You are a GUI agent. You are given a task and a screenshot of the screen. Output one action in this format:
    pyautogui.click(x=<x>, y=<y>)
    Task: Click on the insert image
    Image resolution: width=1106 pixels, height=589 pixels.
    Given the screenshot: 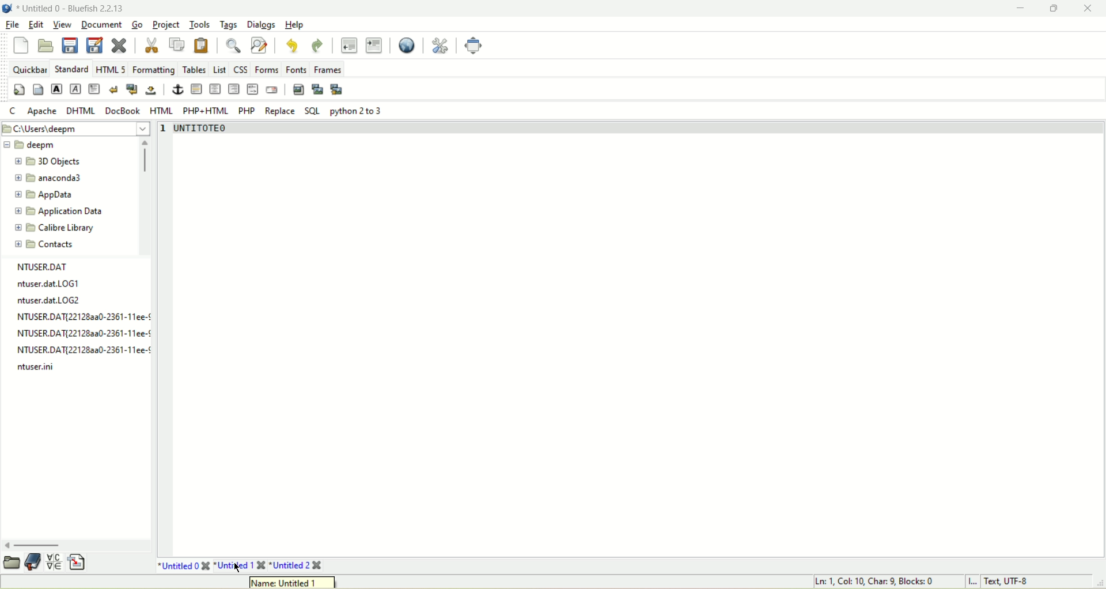 What is the action you would take?
    pyautogui.click(x=297, y=90)
    